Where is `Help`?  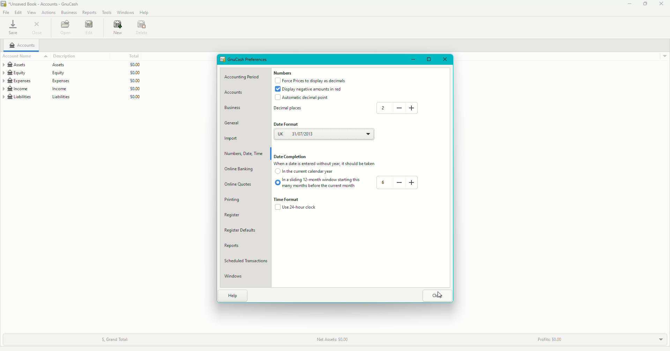
Help is located at coordinates (145, 13).